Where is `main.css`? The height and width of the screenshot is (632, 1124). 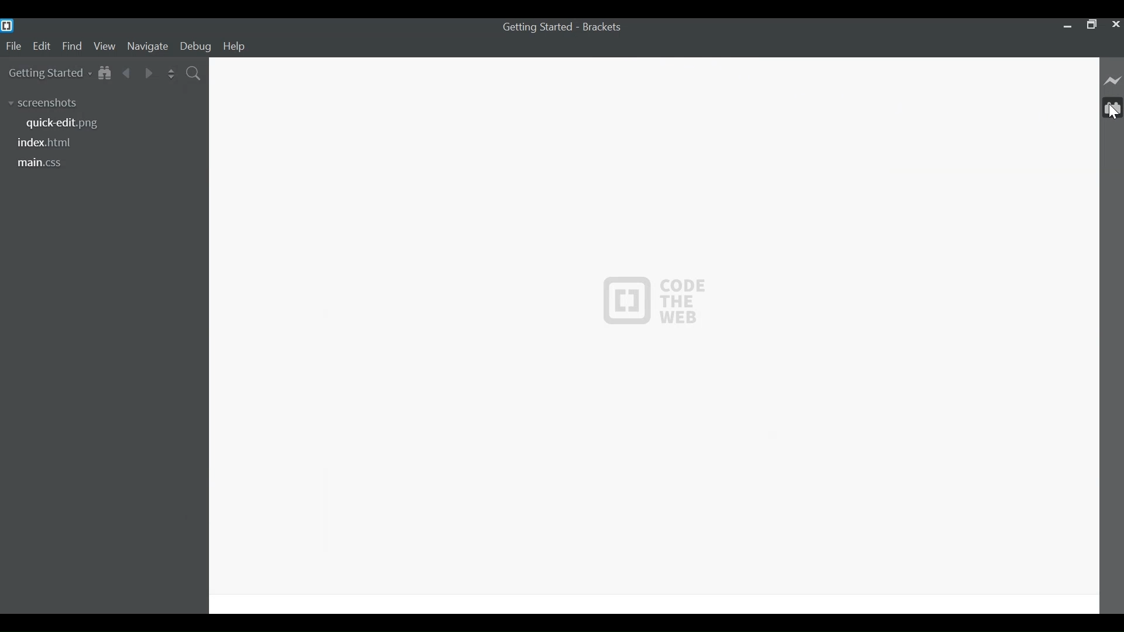 main.css is located at coordinates (46, 162).